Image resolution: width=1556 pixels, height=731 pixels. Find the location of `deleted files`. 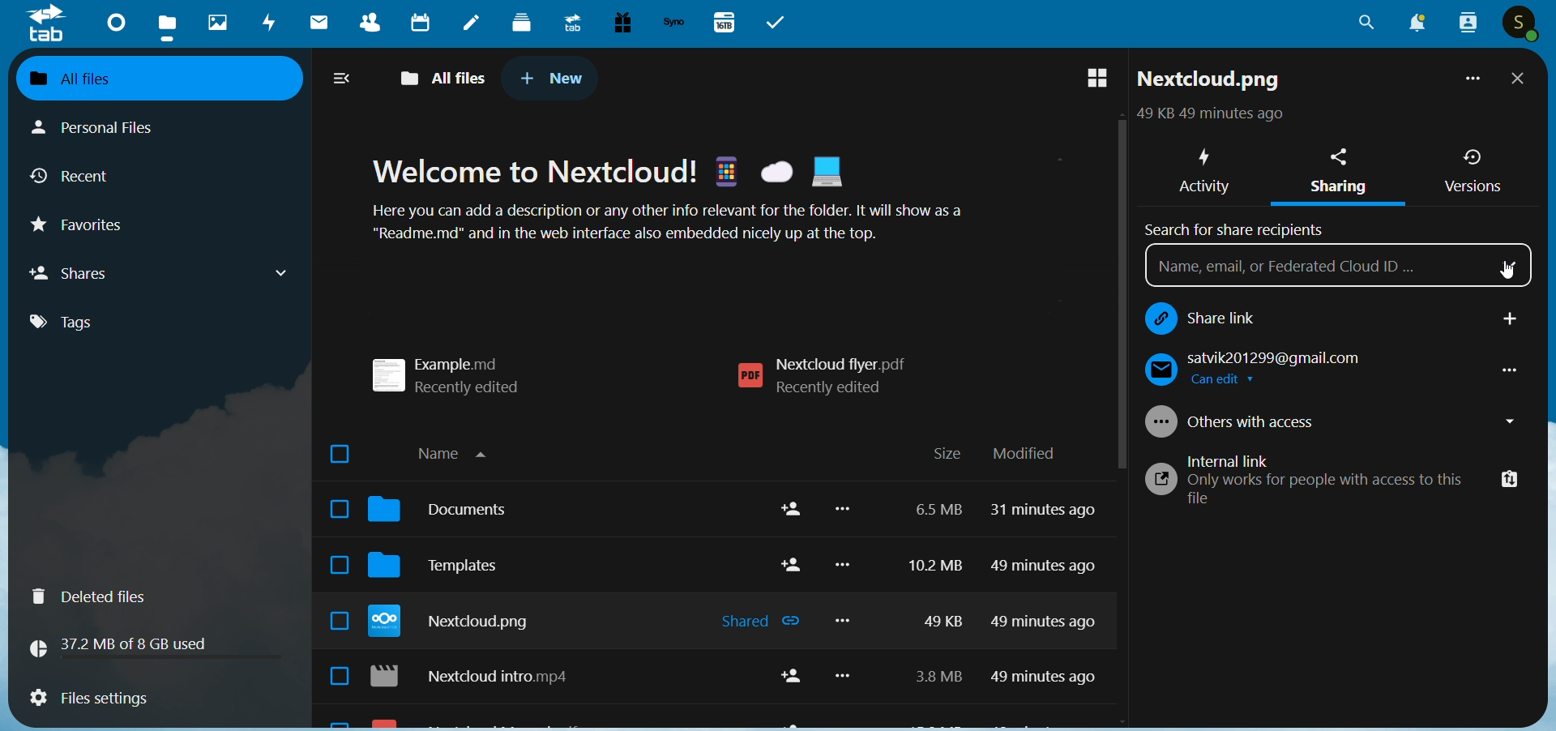

deleted files is located at coordinates (99, 596).